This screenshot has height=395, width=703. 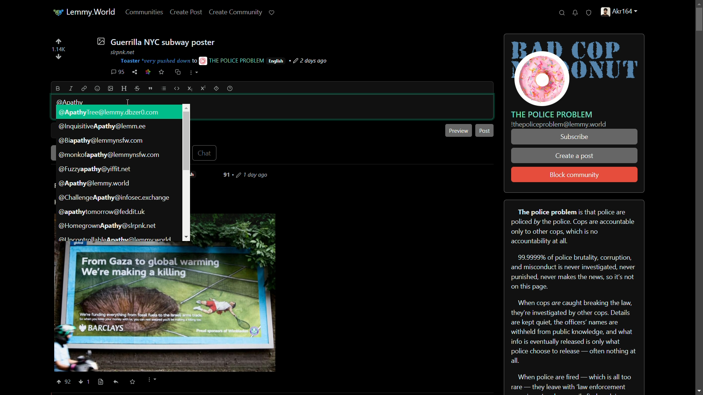 I want to click on suggestion-1, so click(x=111, y=112).